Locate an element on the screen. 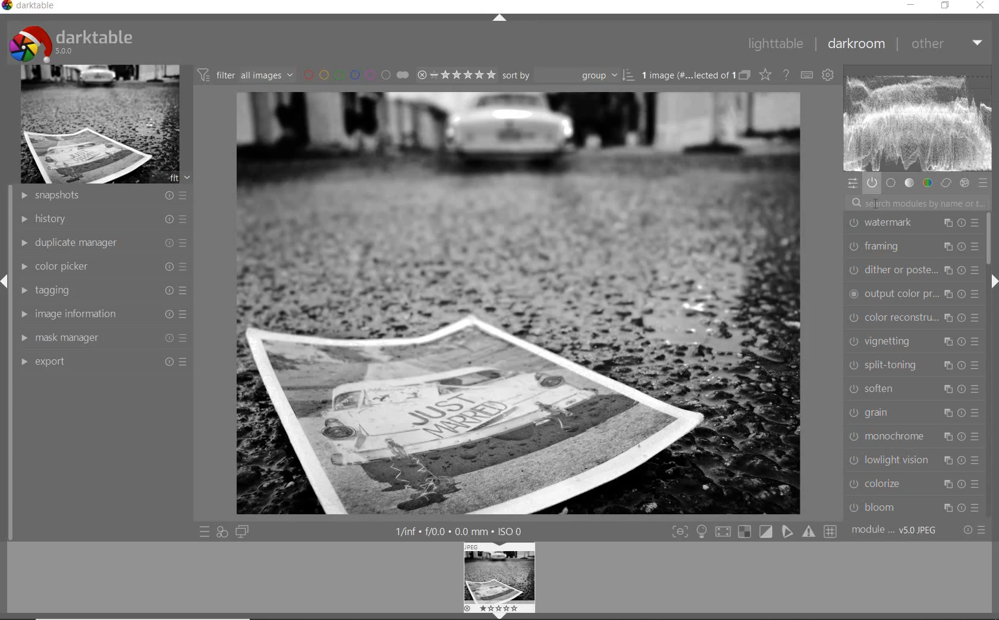  split toning is located at coordinates (913, 366).